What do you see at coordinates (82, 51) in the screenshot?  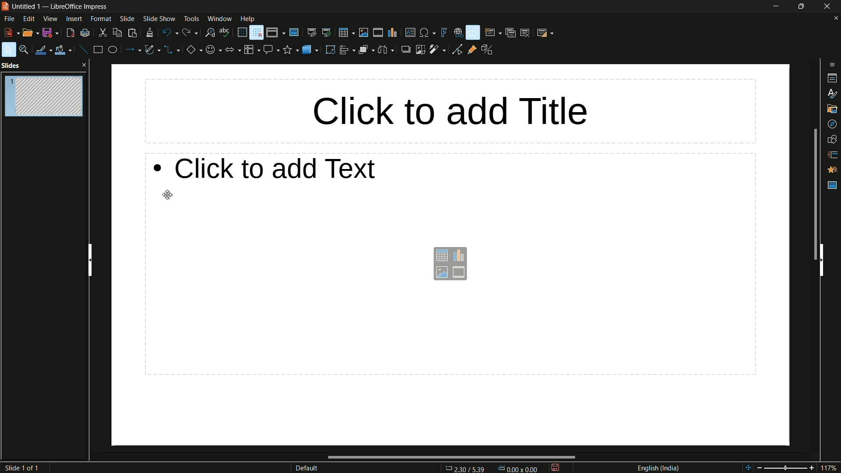 I see `insert line` at bounding box center [82, 51].